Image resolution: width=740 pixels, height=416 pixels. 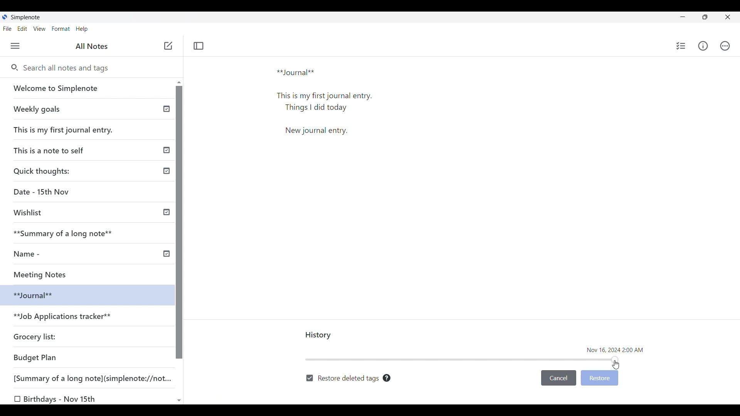 I want to click on Name -, so click(x=29, y=254).